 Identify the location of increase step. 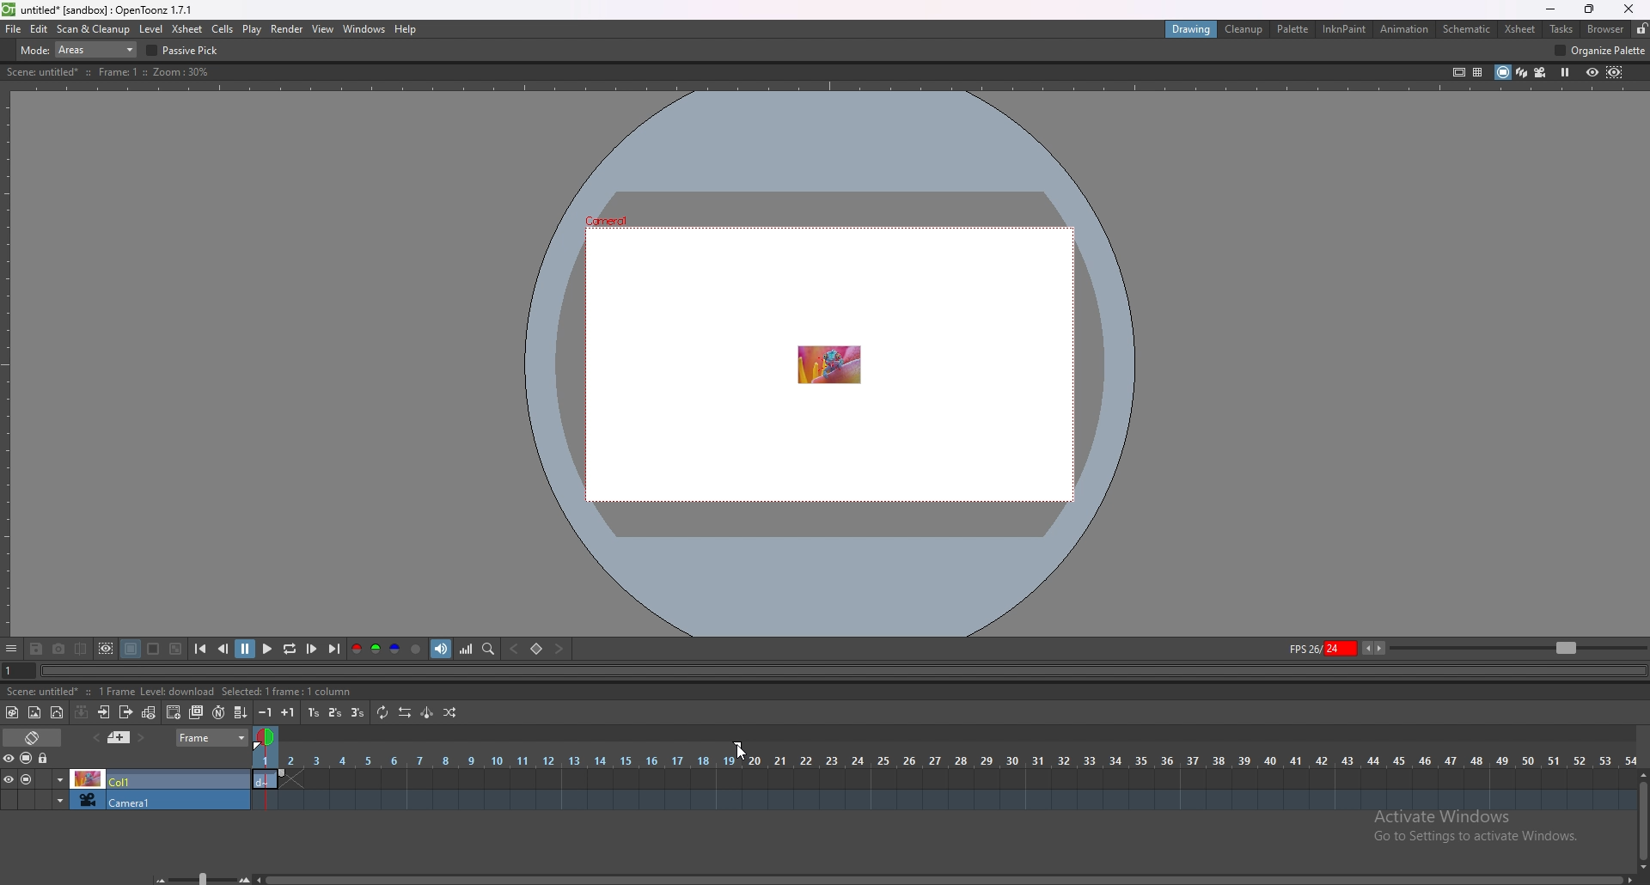
(288, 712).